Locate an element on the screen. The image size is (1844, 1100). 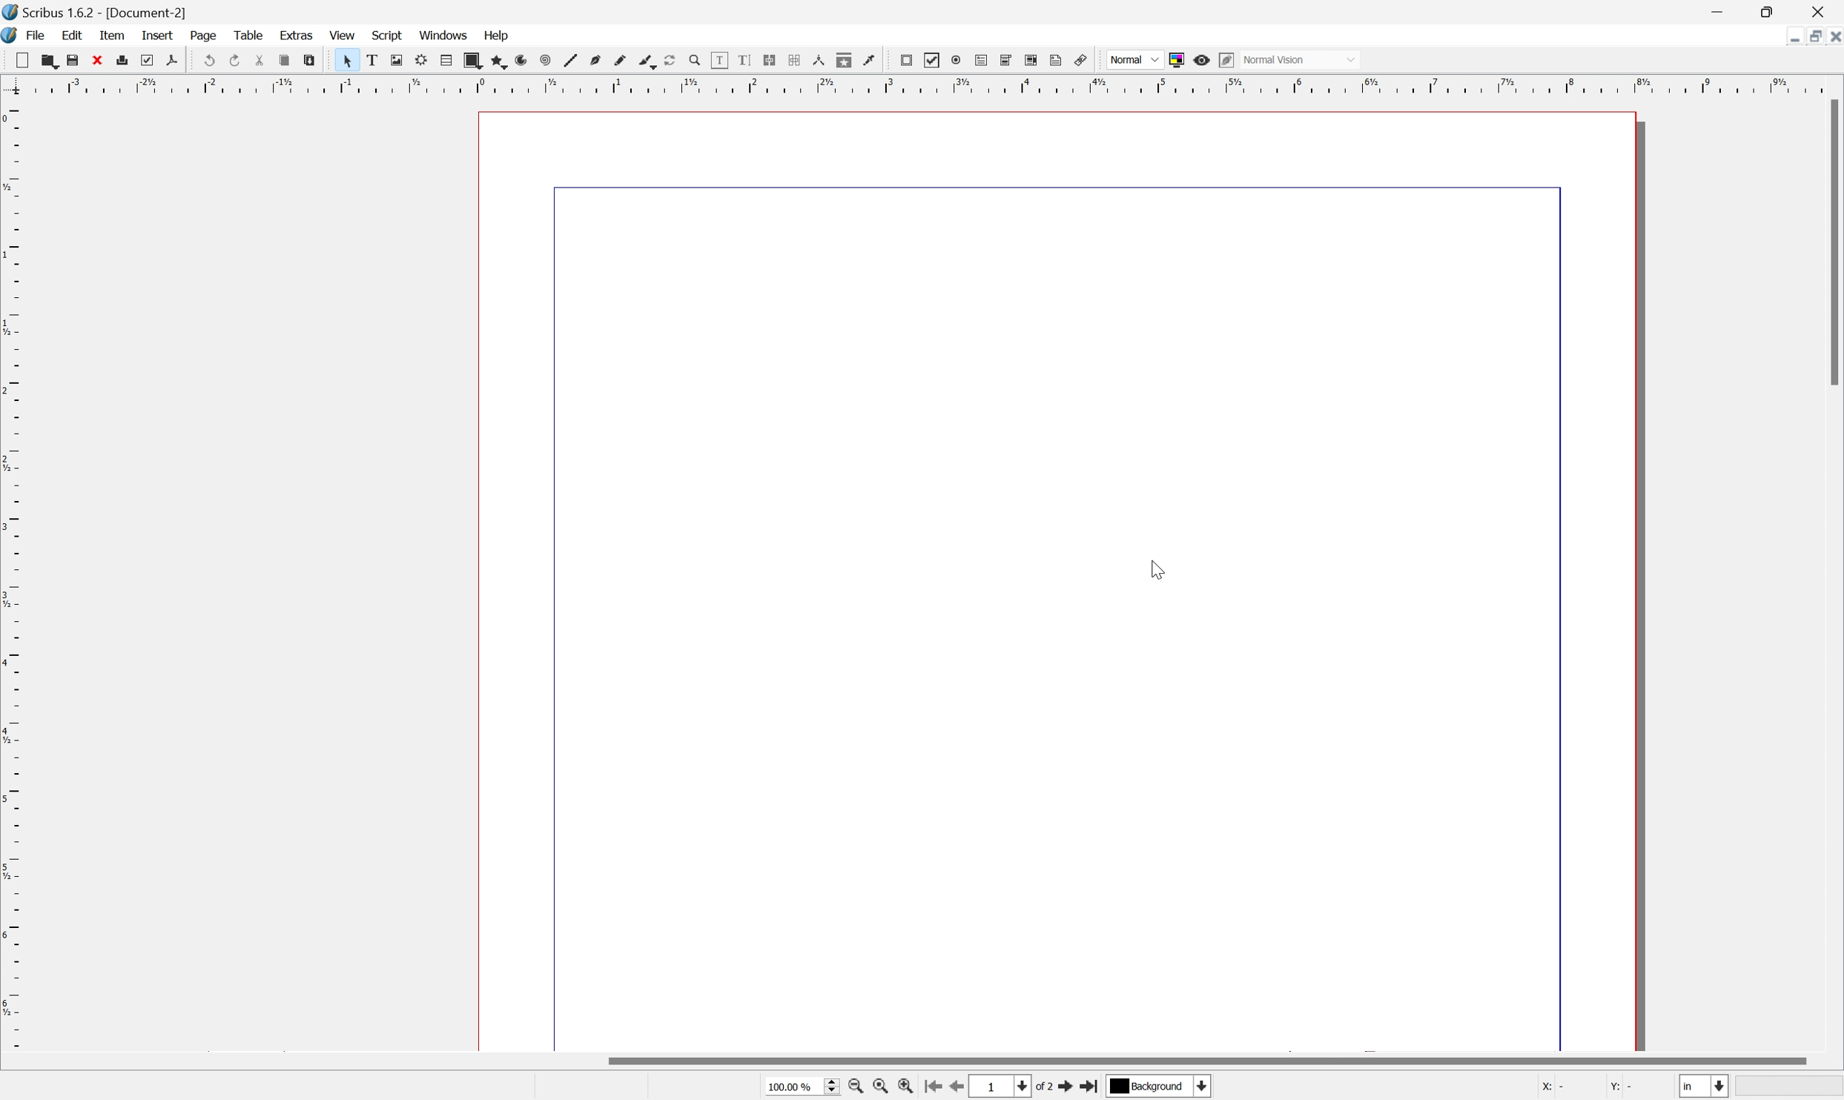
Preview mode is located at coordinates (1204, 58).